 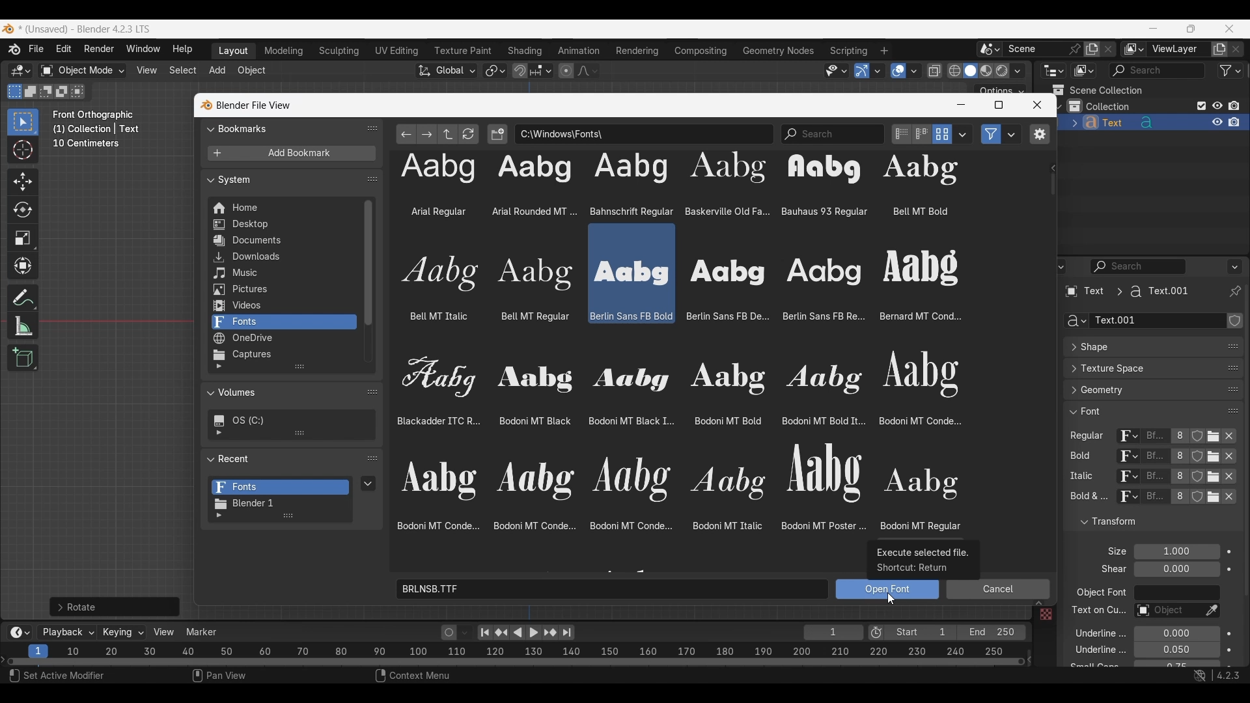 What do you see at coordinates (1197, 439) in the screenshot?
I see `Fake user for respe` at bounding box center [1197, 439].